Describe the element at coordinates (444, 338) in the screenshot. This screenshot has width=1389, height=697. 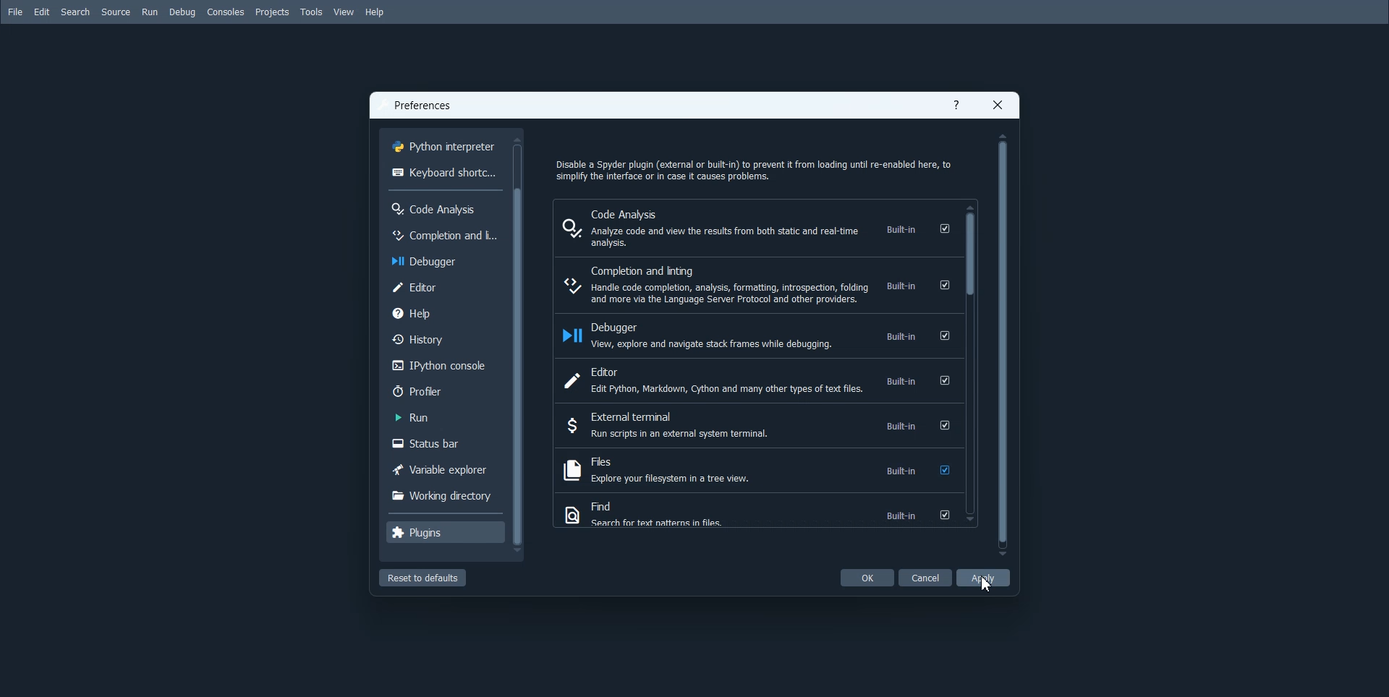
I see `History` at that location.